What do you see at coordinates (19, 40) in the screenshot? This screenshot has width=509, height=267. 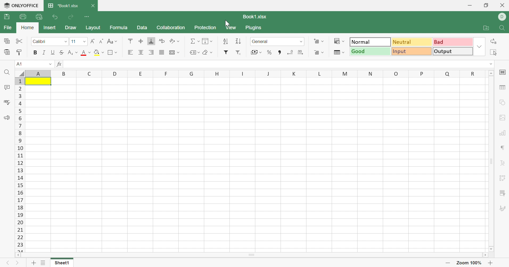 I see `Cut` at bounding box center [19, 40].